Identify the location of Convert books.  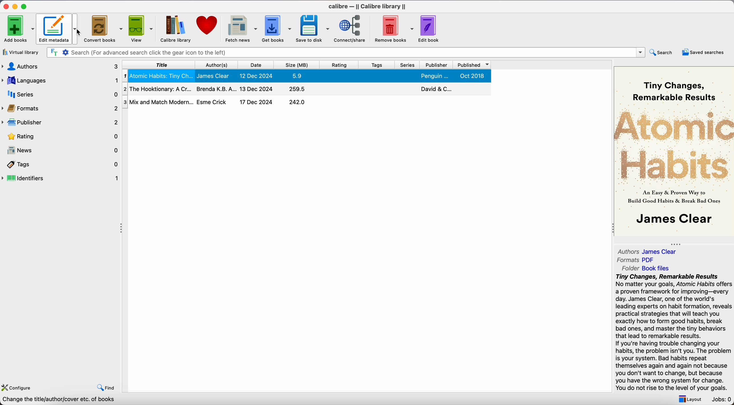
(103, 28).